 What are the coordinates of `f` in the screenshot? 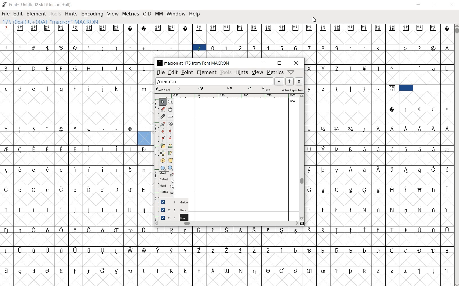 It's located at (49, 88).